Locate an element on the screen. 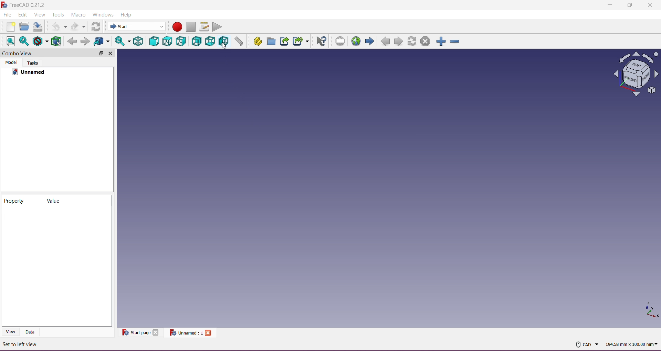  Macro is located at coordinates (78, 14).